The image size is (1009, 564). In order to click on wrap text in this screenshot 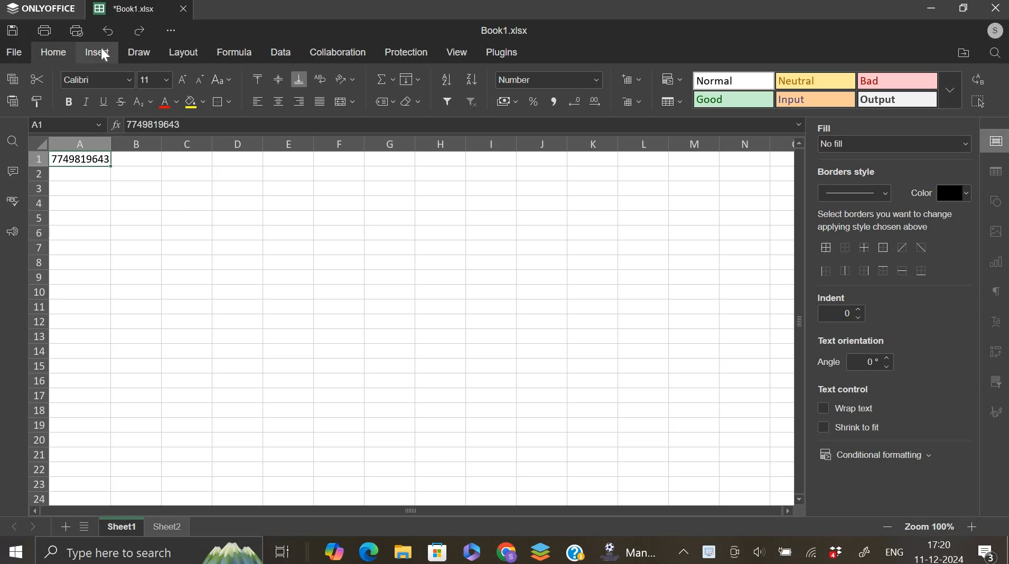, I will do `click(320, 79)`.